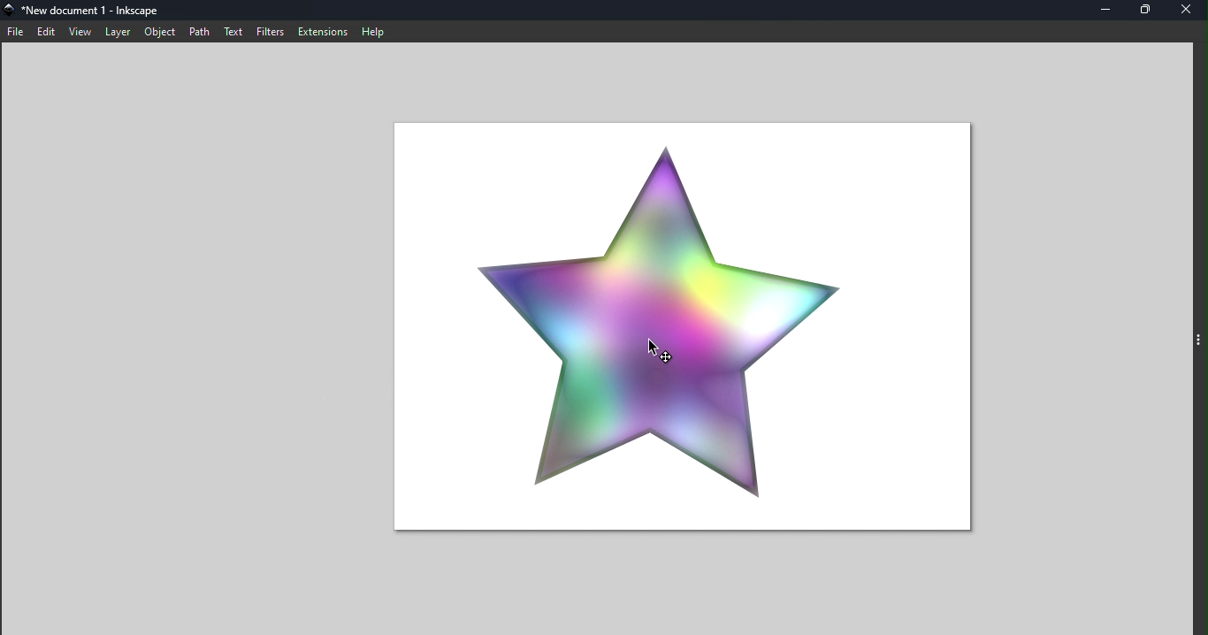 Image resolution: width=1208 pixels, height=635 pixels. I want to click on Object, so click(159, 32).